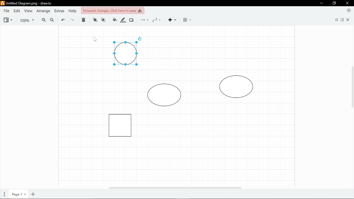 The width and height of the screenshot is (354, 199). What do you see at coordinates (84, 20) in the screenshot?
I see `Delete` at bounding box center [84, 20].